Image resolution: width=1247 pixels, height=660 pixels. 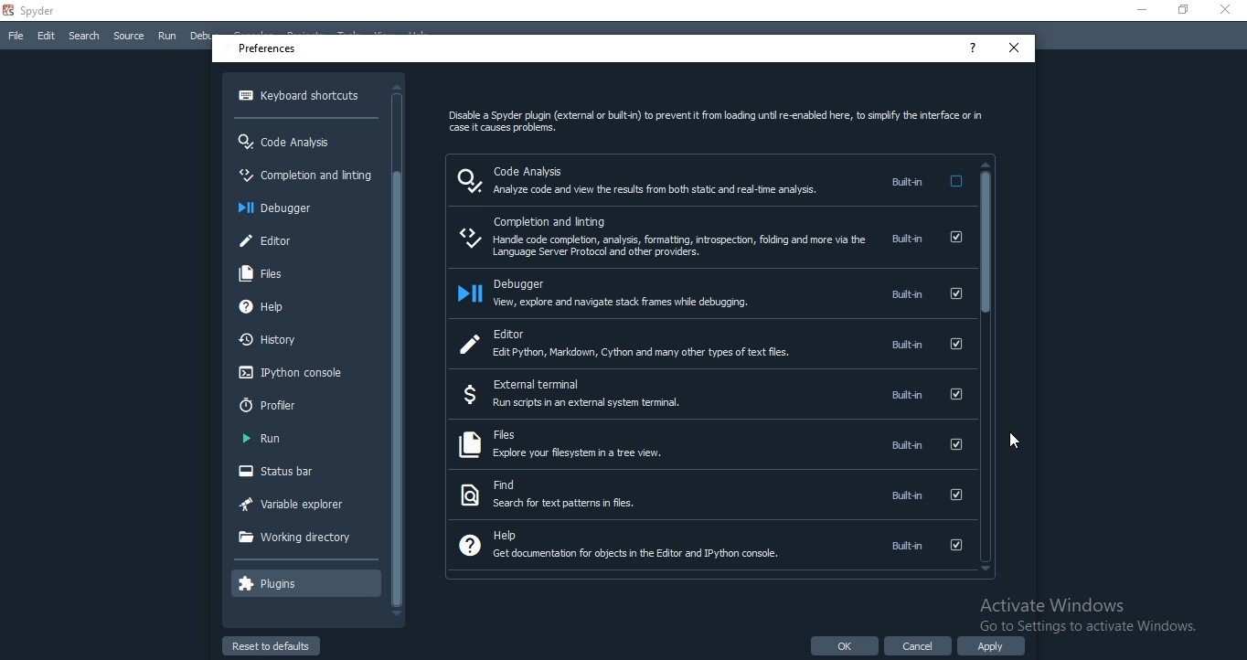 I want to click on Ipython console, so click(x=299, y=374).